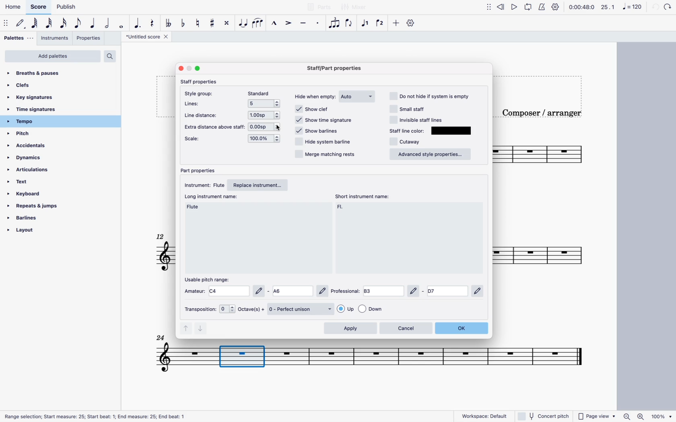  What do you see at coordinates (278, 127) in the screenshot?
I see `cursor` at bounding box center [278, 127].